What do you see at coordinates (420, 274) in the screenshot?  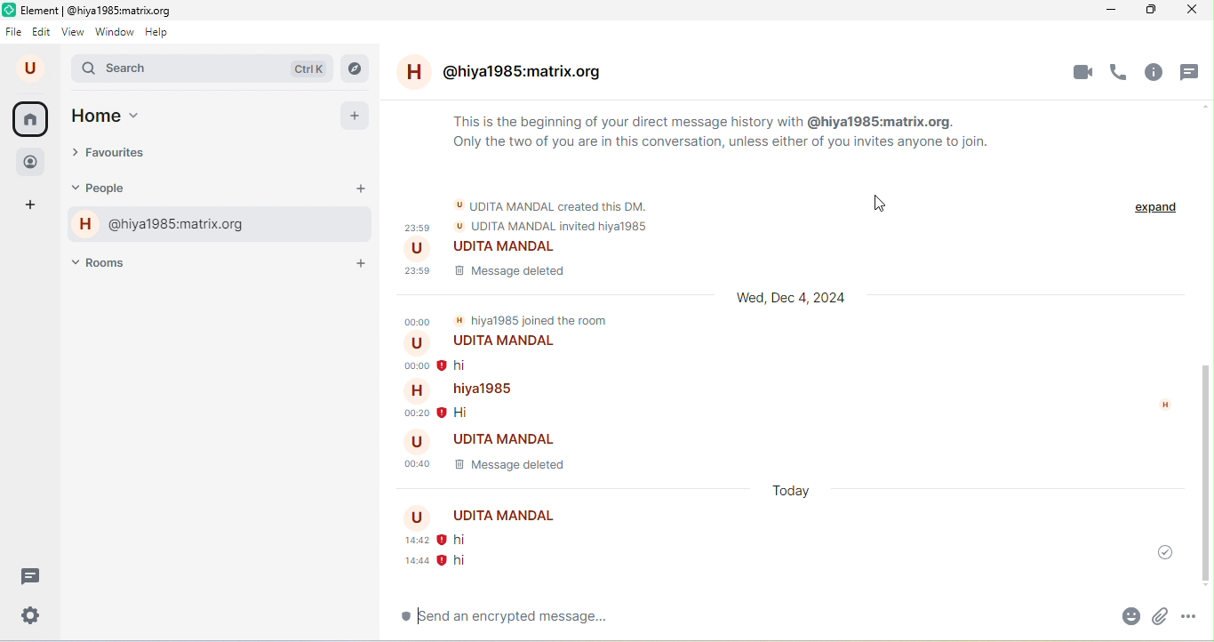 I see `23.59` at bounding box center [420, 274].